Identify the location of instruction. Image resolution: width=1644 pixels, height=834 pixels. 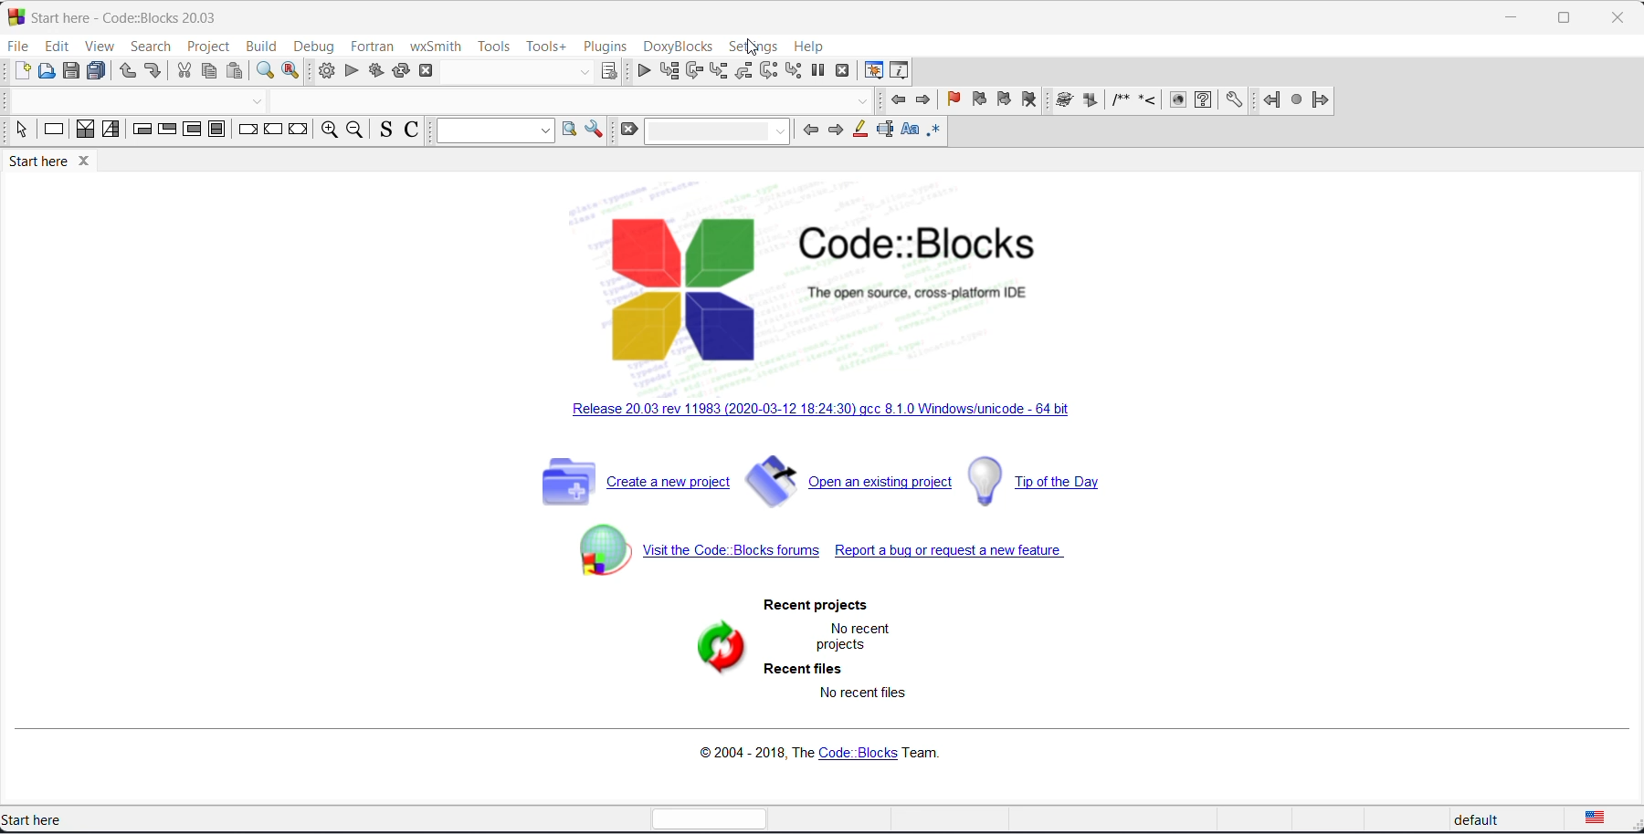
(53, 128).